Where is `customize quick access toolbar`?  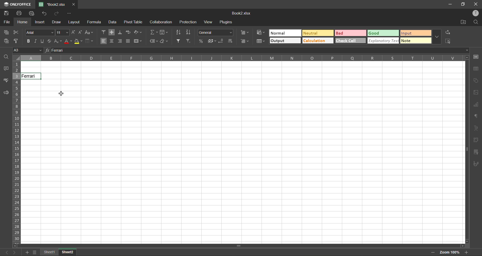 customize quick access toolbar is located at coordinates (70, 13).